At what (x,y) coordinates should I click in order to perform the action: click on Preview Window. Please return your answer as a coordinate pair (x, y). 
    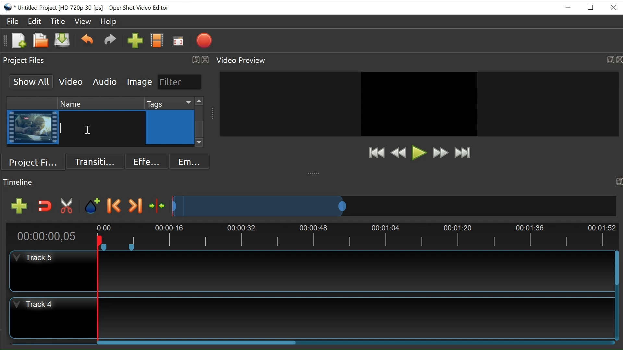
    Looking at the image, I should click on (419, 104).